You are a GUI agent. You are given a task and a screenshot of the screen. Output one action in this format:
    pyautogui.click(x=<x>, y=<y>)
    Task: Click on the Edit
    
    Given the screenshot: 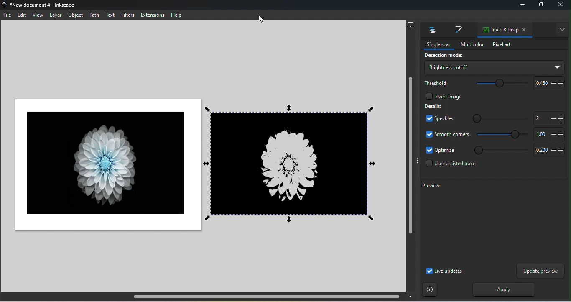 What is the action you would take?
    pyautogui.click(x=21, y=15)
    